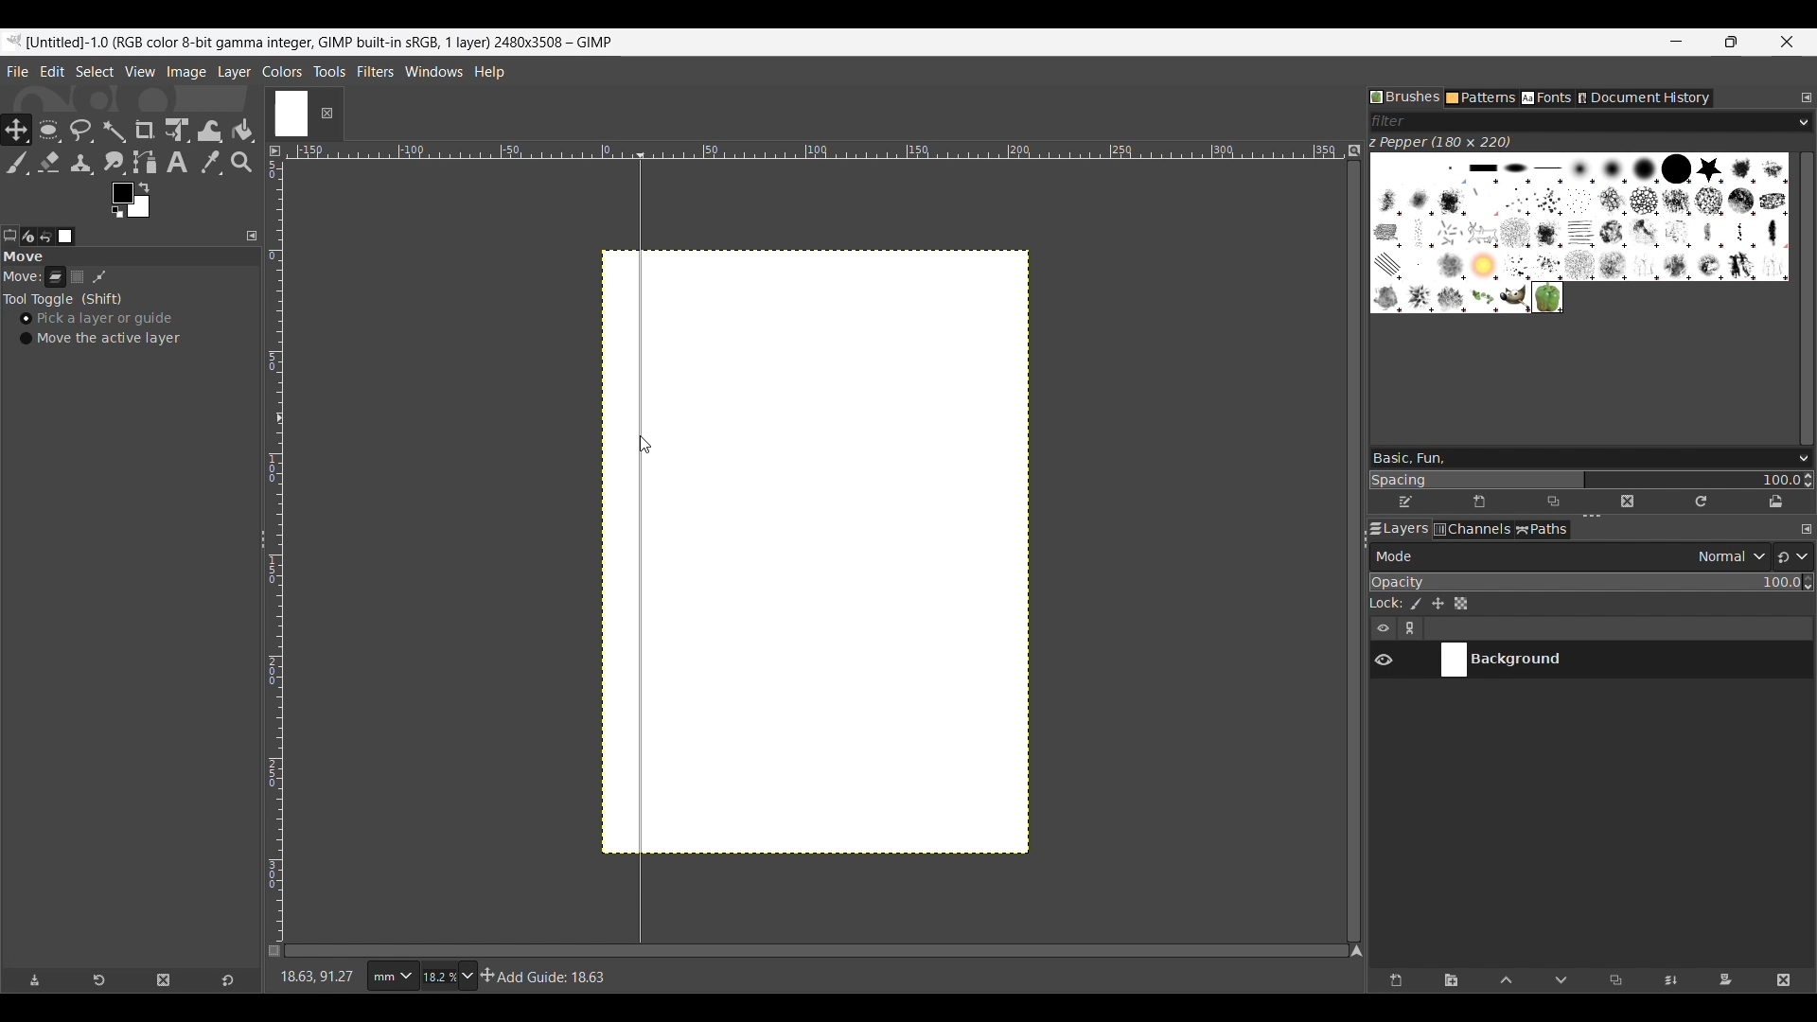 Image resolution: width=1817 pixels, height=1022 pixels. What do you see at coordinates (227, 980) in the screenshot?
I see `Reset to default values` at bounding box center [227, 980].